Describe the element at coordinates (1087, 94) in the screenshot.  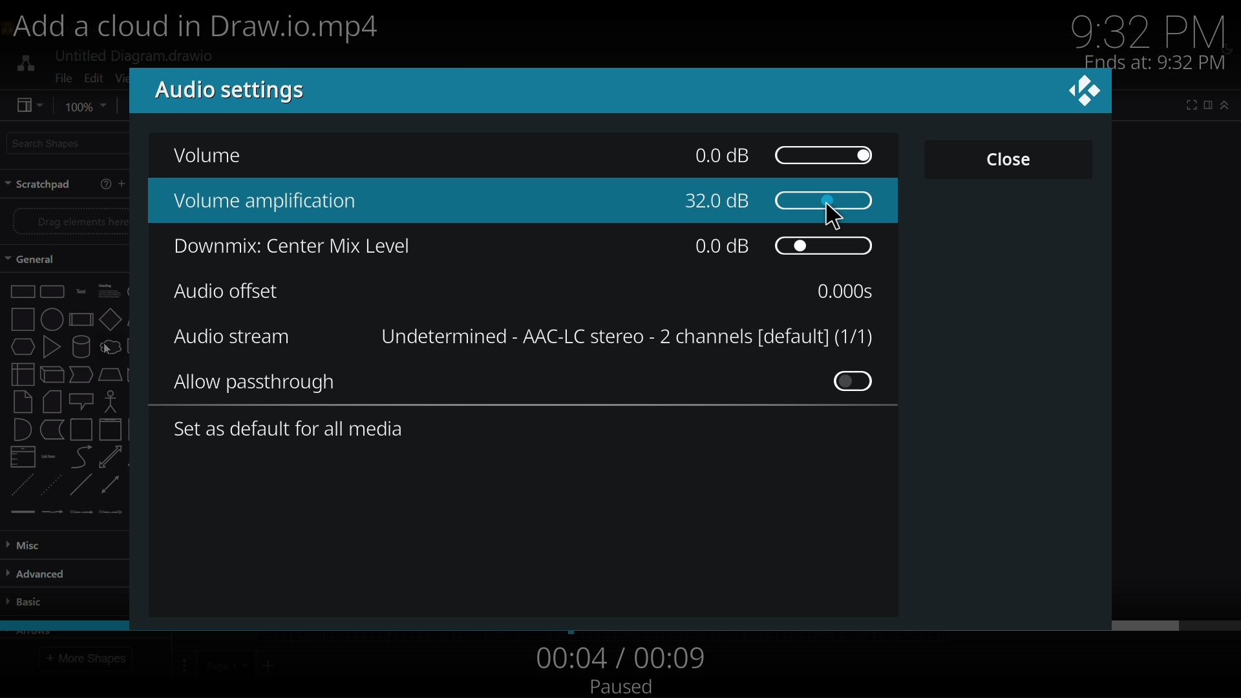
I see `close dialog` at that location.